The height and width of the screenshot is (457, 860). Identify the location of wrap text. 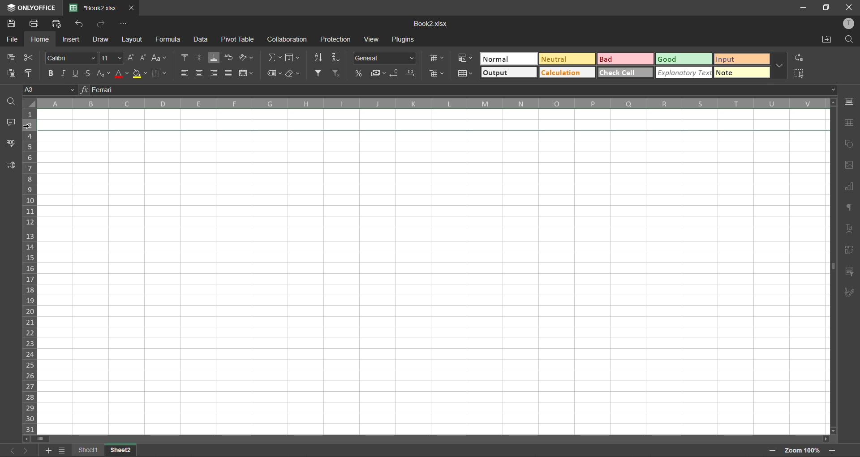
(228, 57).